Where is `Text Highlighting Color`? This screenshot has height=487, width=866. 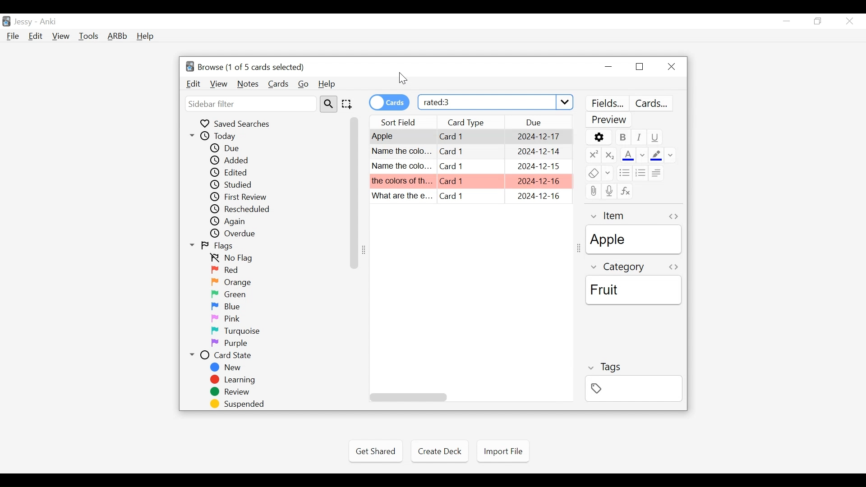
Text Highlighting Color is located at coordinates (664, 155).